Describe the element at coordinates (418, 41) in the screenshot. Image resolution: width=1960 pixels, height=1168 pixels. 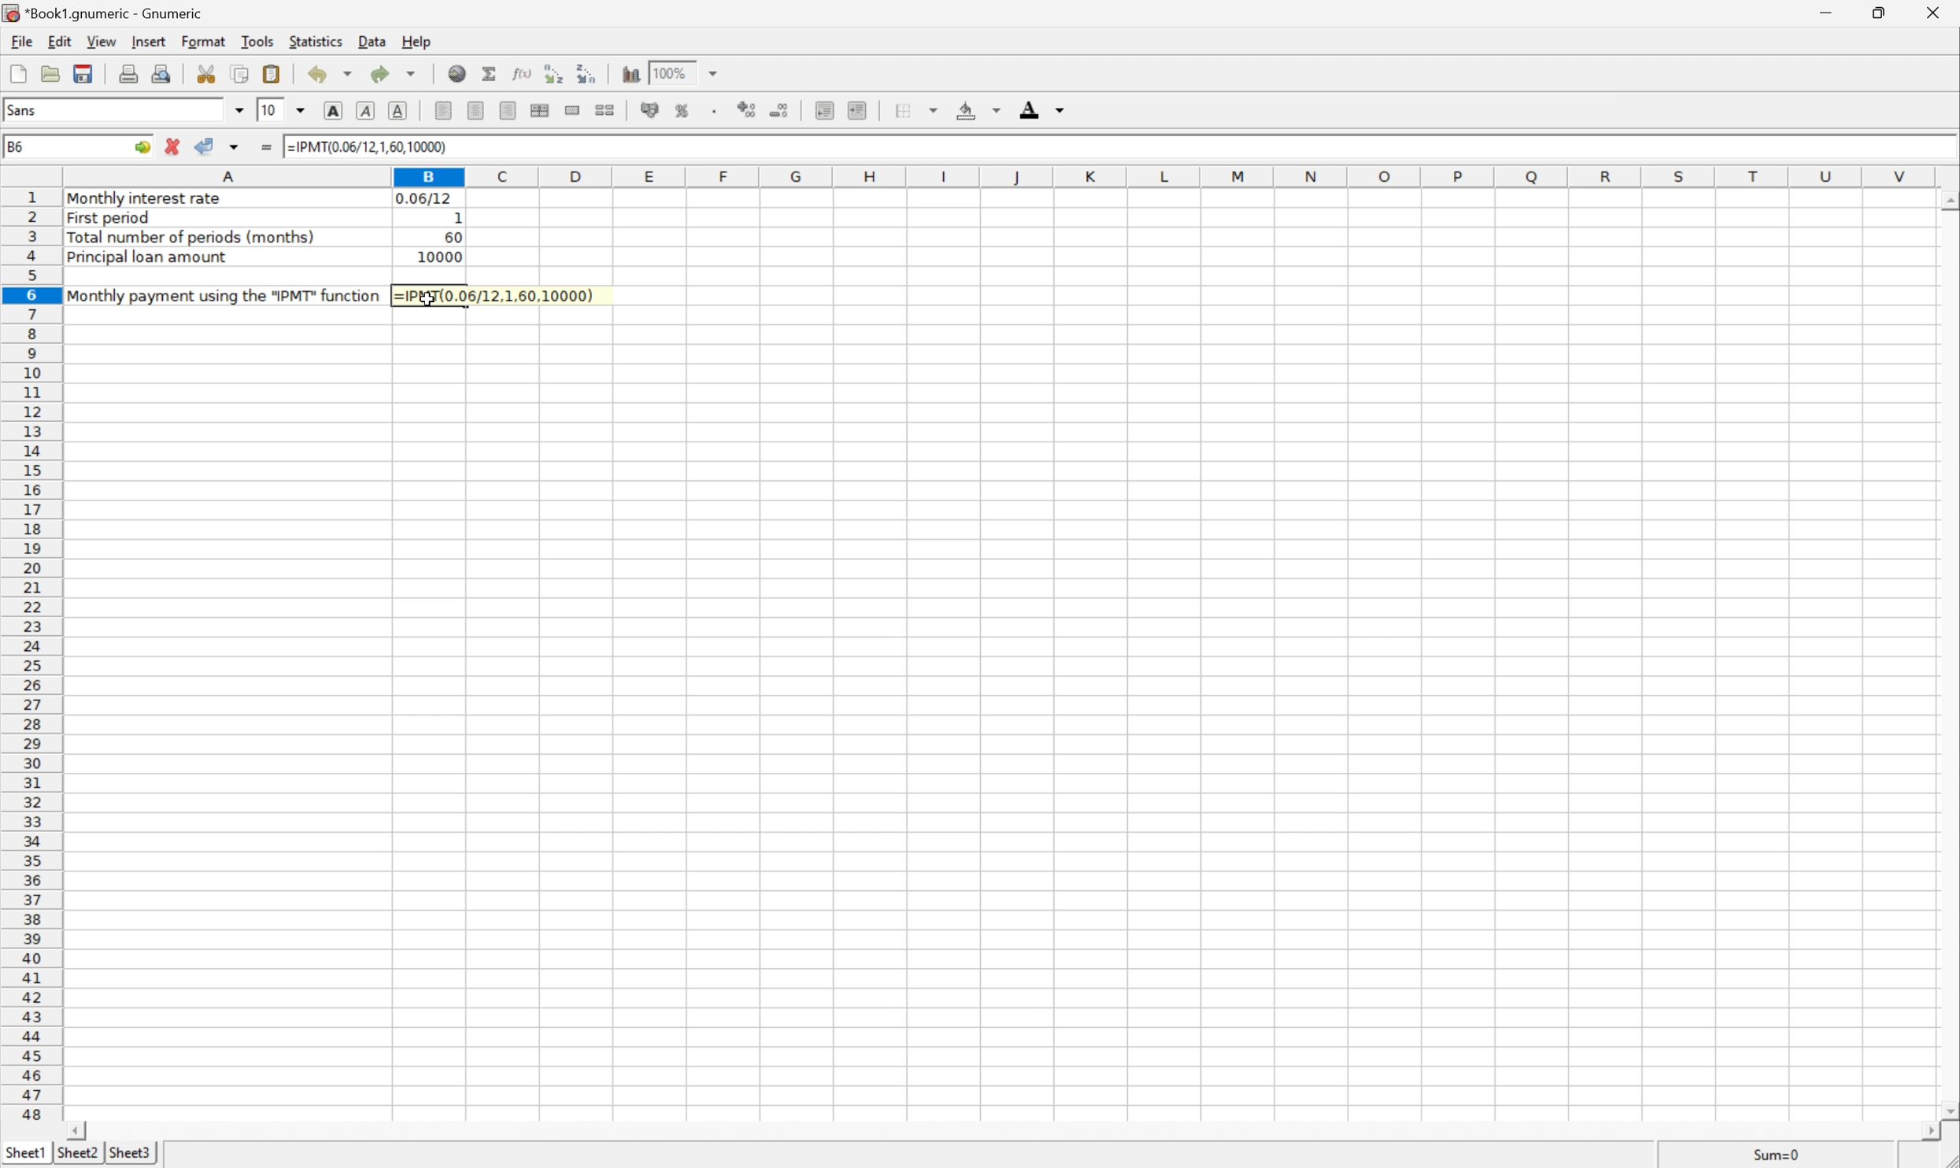
I see `Help` at that location.